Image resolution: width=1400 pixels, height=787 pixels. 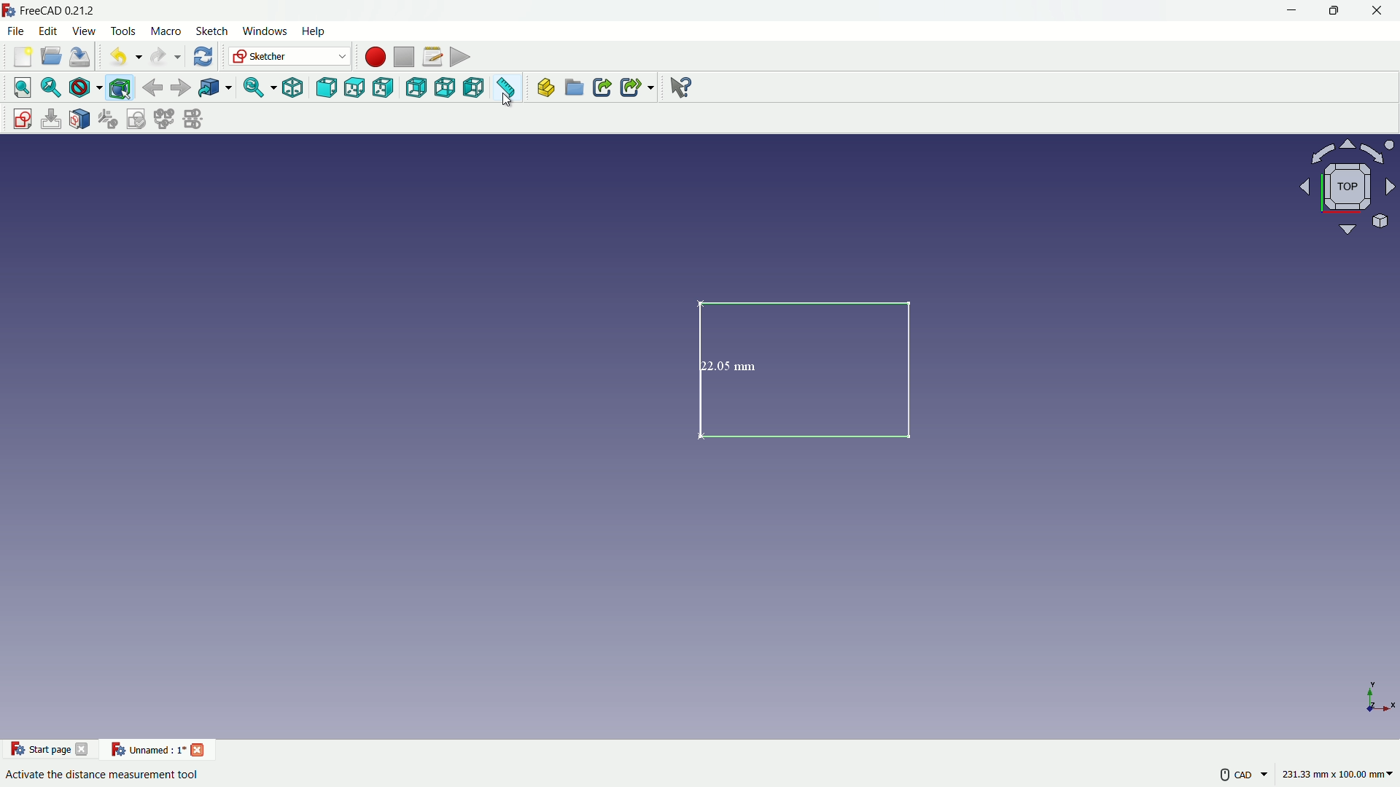 I want to click on validate sketches, so click(x=137, y=120).